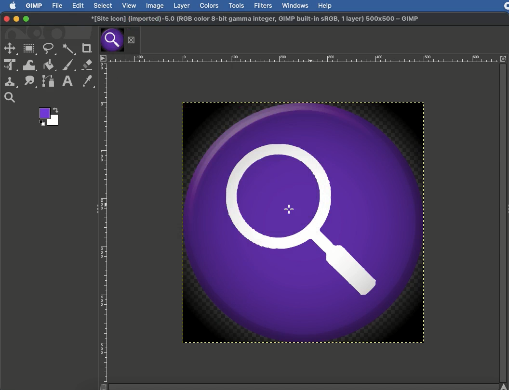 The width and height of the screenshot is (509, 390). I want to click on Maximize, so click(26, 19).